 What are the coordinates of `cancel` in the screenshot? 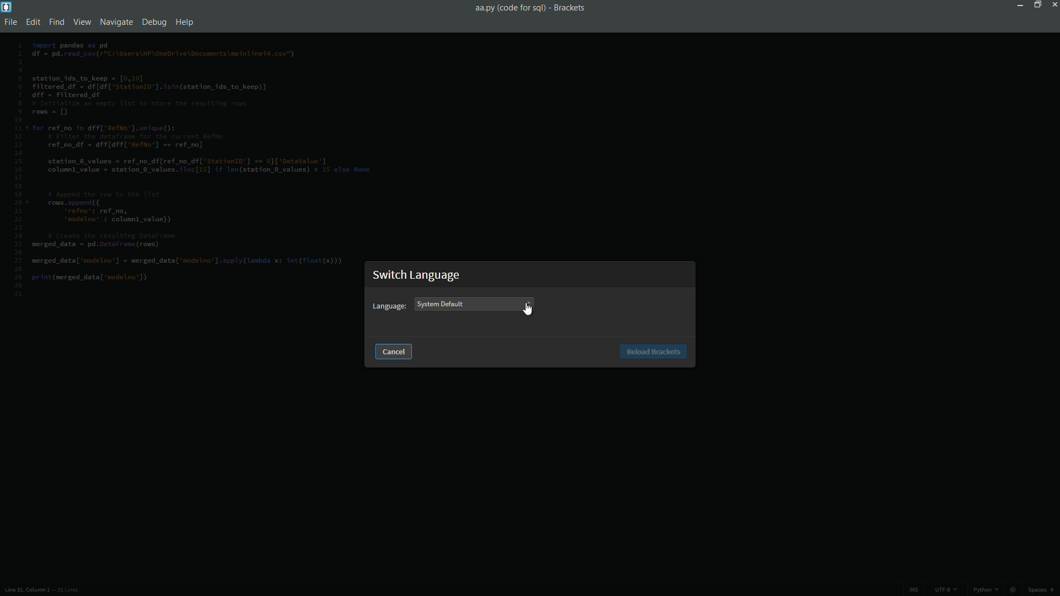 It's located at (395, 352).